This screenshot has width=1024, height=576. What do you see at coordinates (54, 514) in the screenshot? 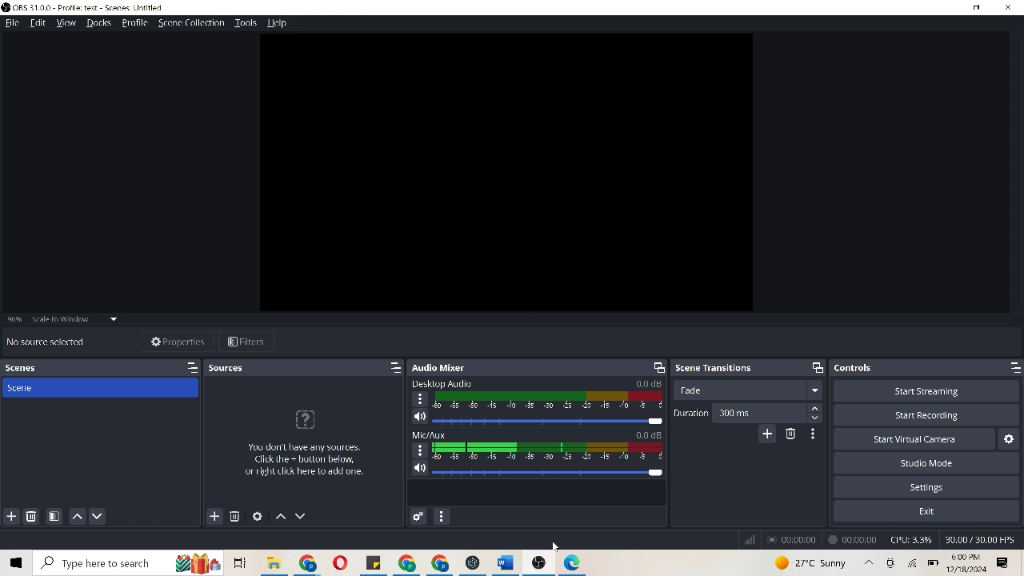
I see `open scene filters` at bounding box center [54, 514].